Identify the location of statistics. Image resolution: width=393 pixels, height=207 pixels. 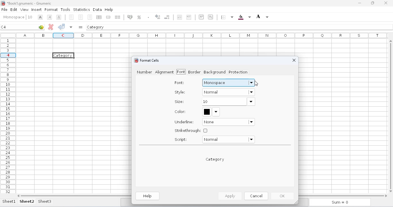
(81, 10).